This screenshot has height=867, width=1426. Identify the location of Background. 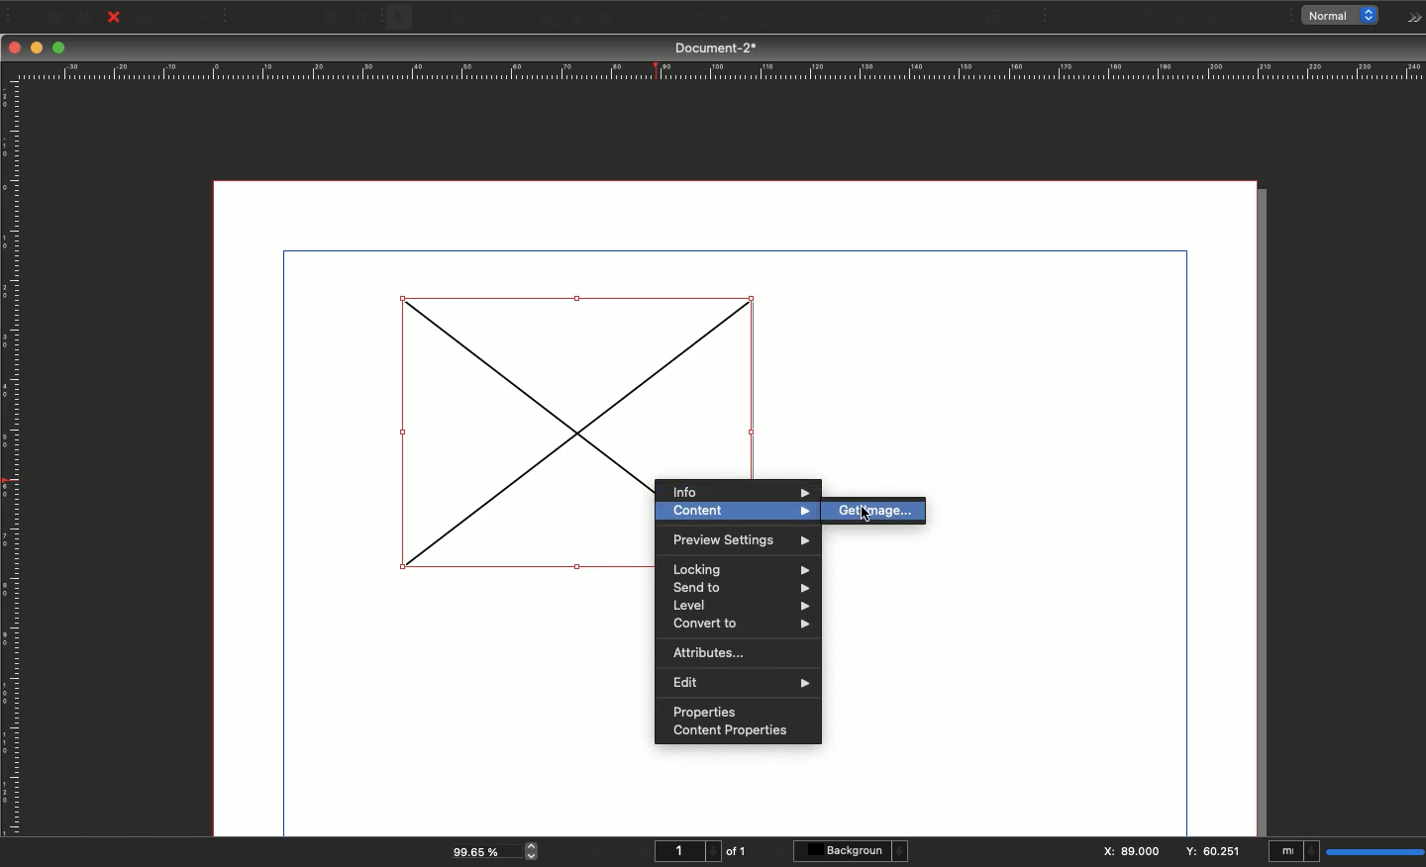
(854, 851).